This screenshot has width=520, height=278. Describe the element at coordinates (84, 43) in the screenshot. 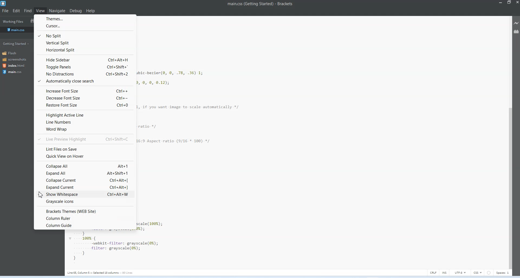

I see `Vertical split` at that location.